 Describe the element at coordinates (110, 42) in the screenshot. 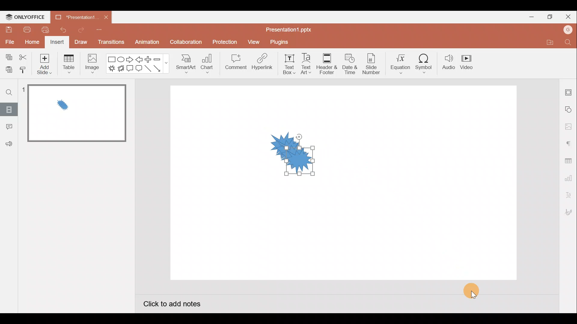

I see `Transitions` at that location.